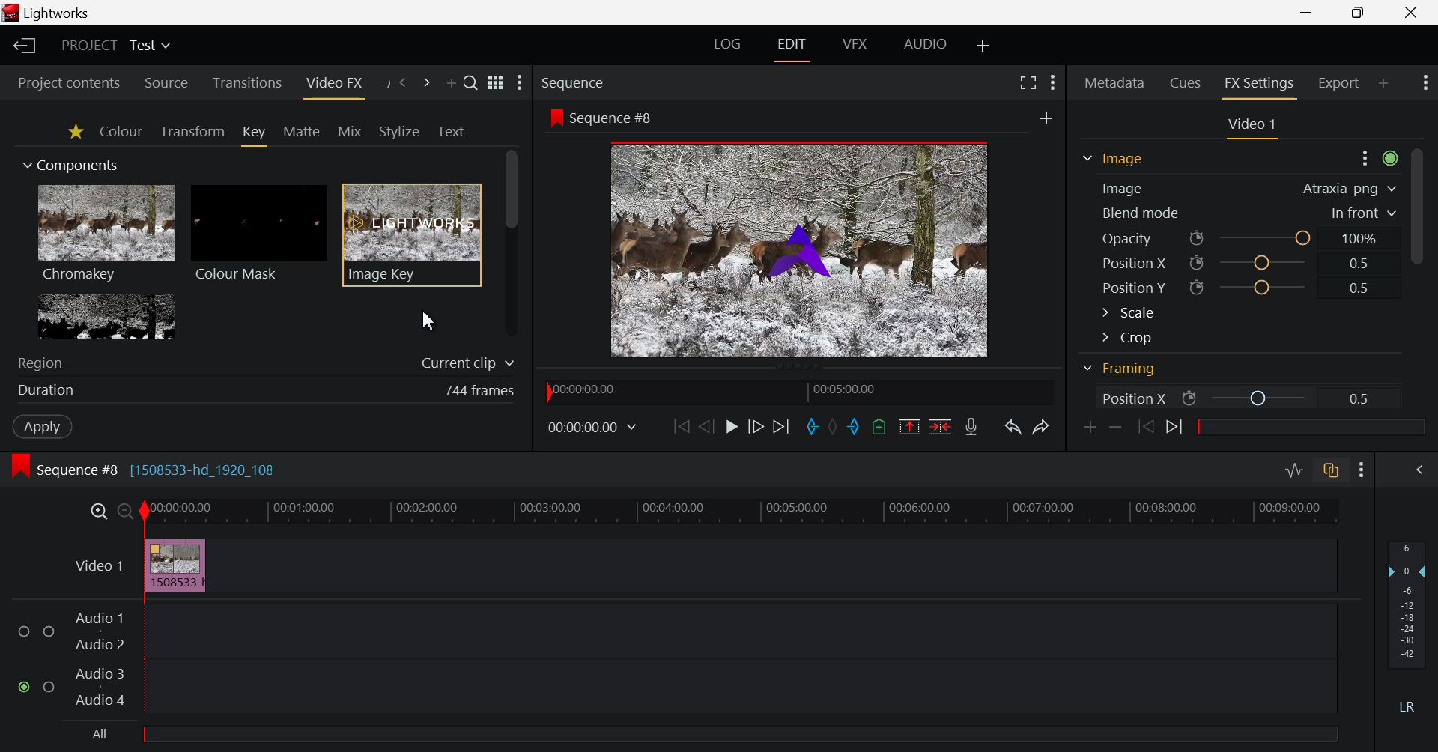 This screenshot has height=752, width=1438. I want to click on Search, so click(471, 82).